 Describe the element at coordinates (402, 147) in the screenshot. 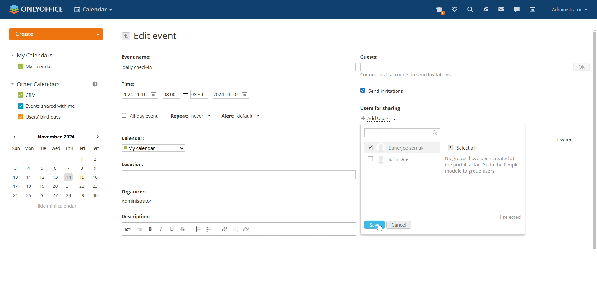

I see `user 1 ticked` at that location.